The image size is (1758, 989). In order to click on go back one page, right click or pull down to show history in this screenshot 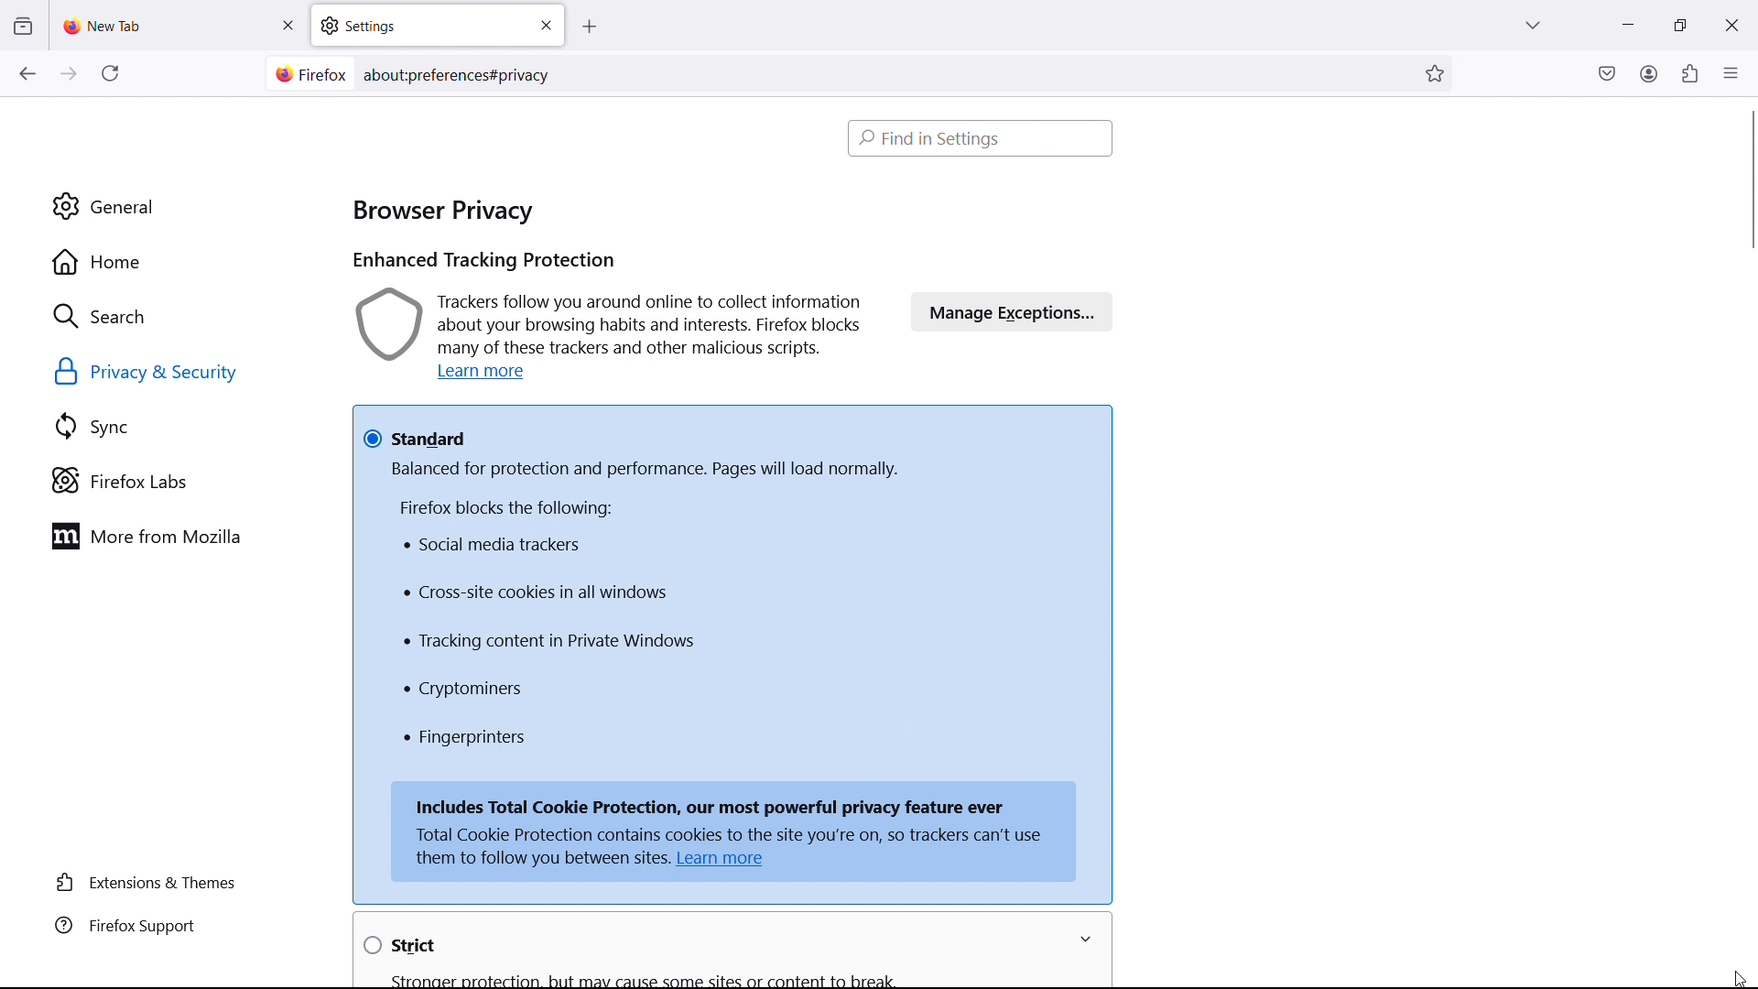, I will do `click(27, 73)`.